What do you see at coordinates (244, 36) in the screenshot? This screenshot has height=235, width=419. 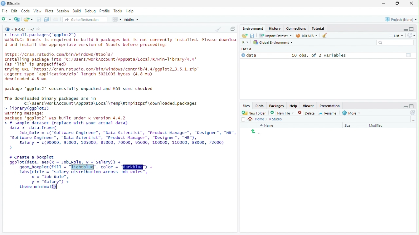 I see `load workspace` at bounding box center [244, 36].